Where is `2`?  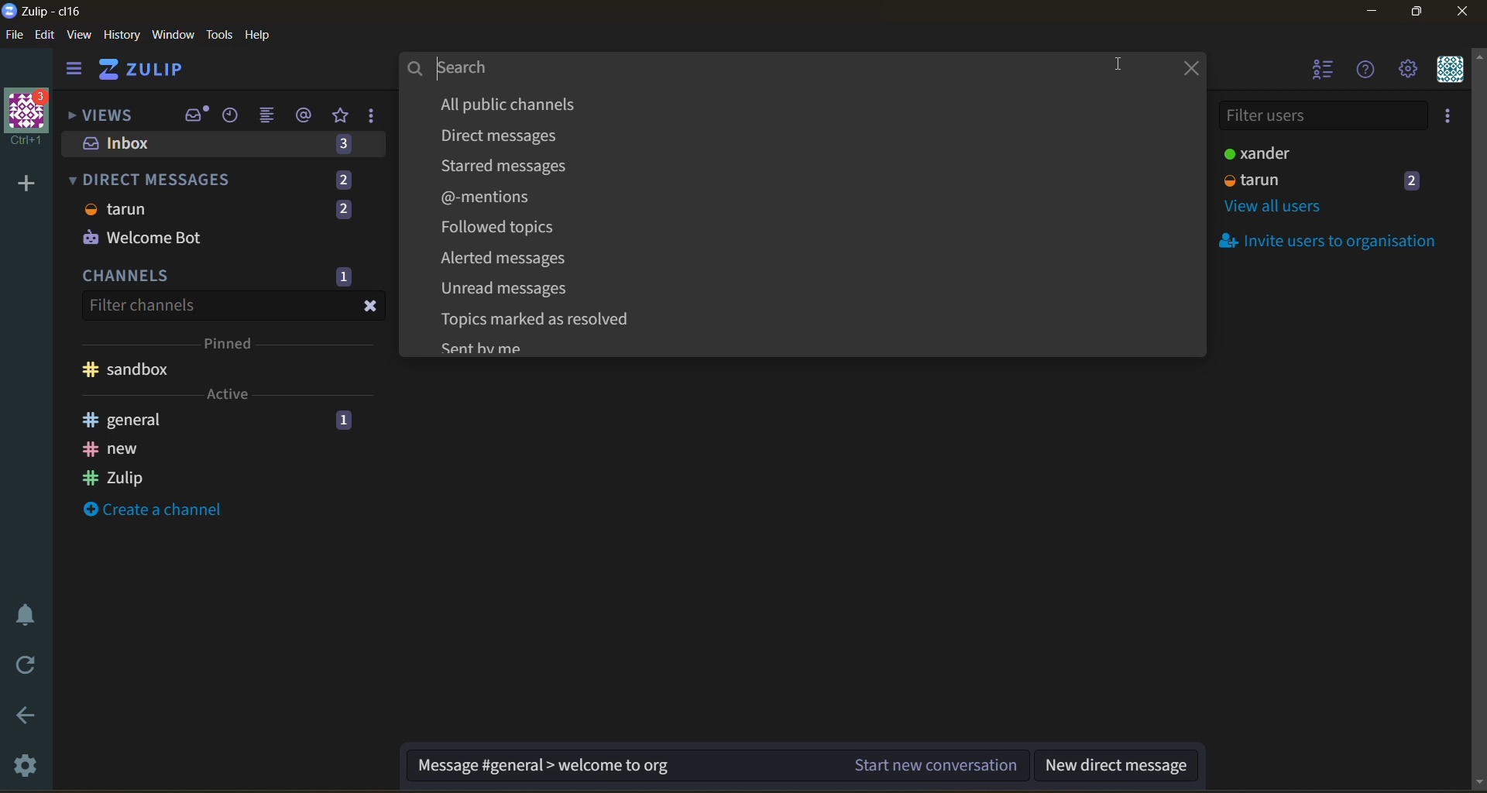 2 is located at coordinates (1414, 180).